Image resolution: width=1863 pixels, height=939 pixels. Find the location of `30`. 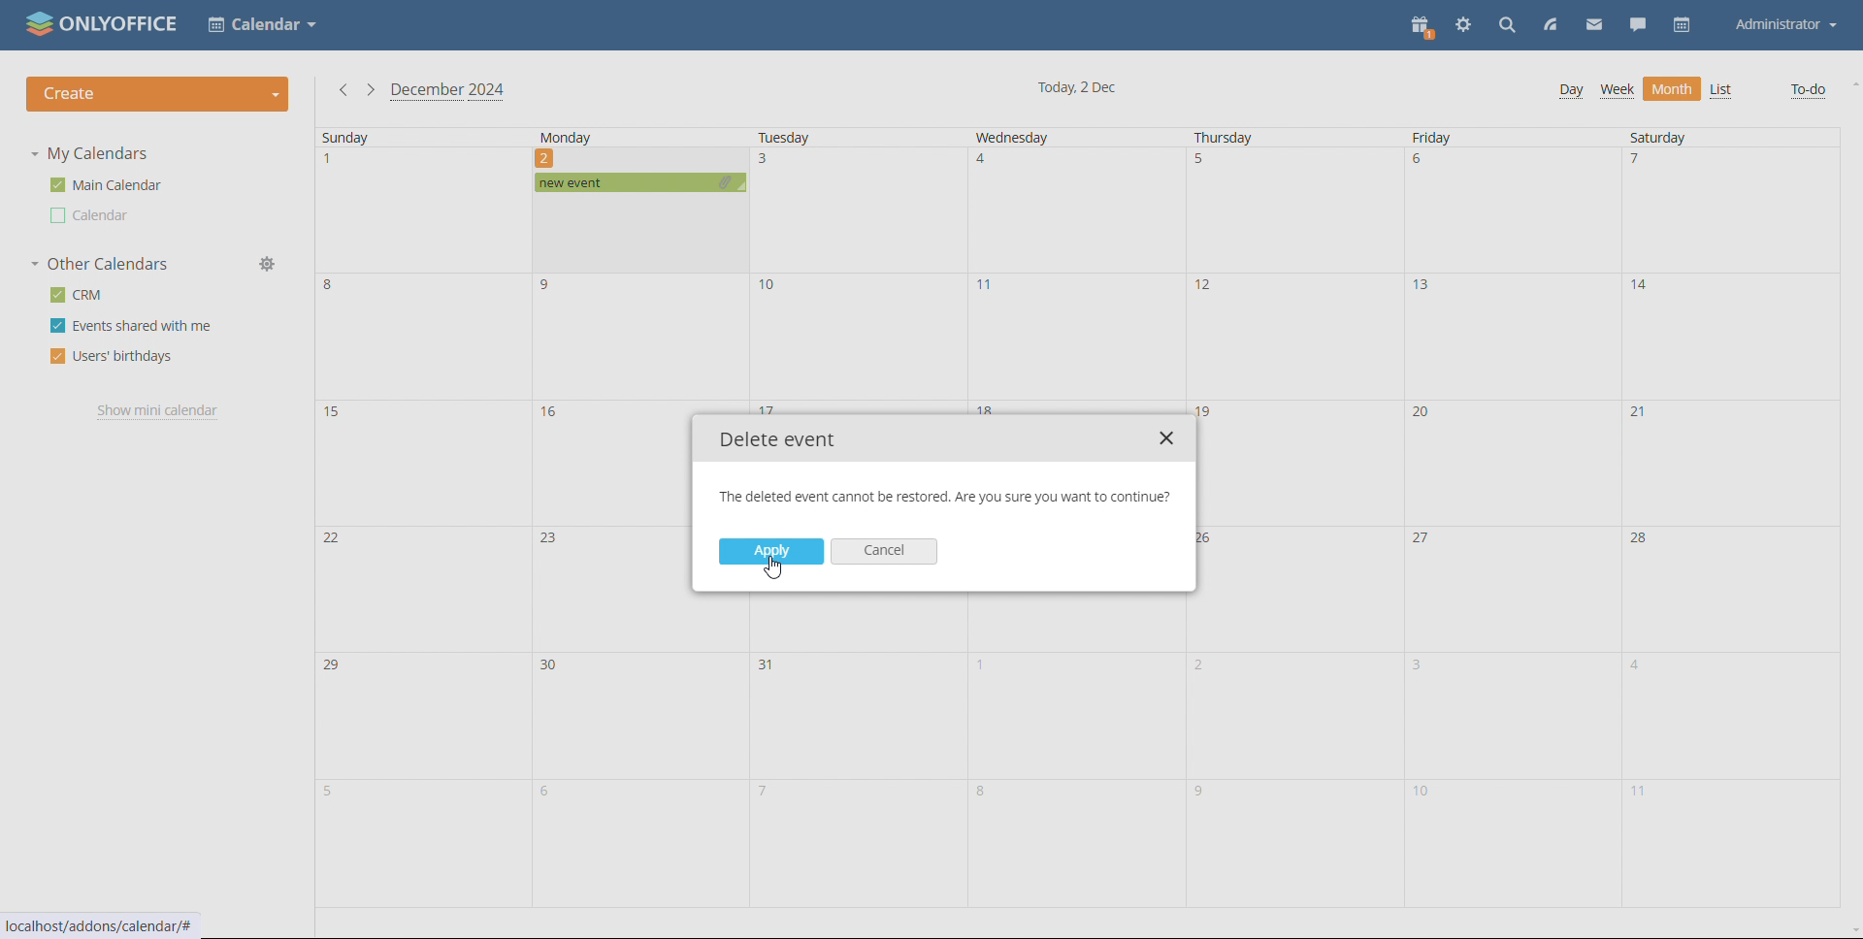

30 is located at coordinates (551, 666).